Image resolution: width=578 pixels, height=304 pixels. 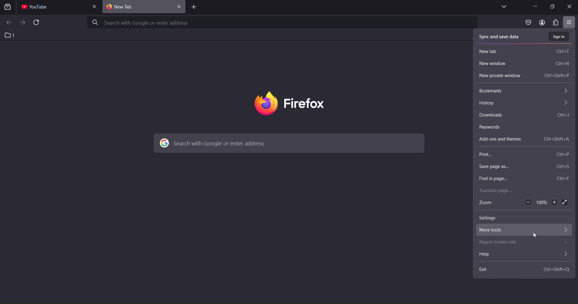 What do you see at coordinates (566, 92) in the screenshot?
I see `Menu arrow` at bounding box center [566, 92].